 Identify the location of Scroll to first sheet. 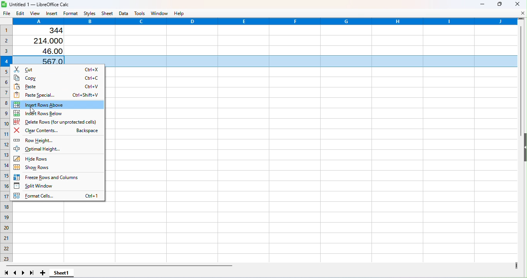
(5, 274).